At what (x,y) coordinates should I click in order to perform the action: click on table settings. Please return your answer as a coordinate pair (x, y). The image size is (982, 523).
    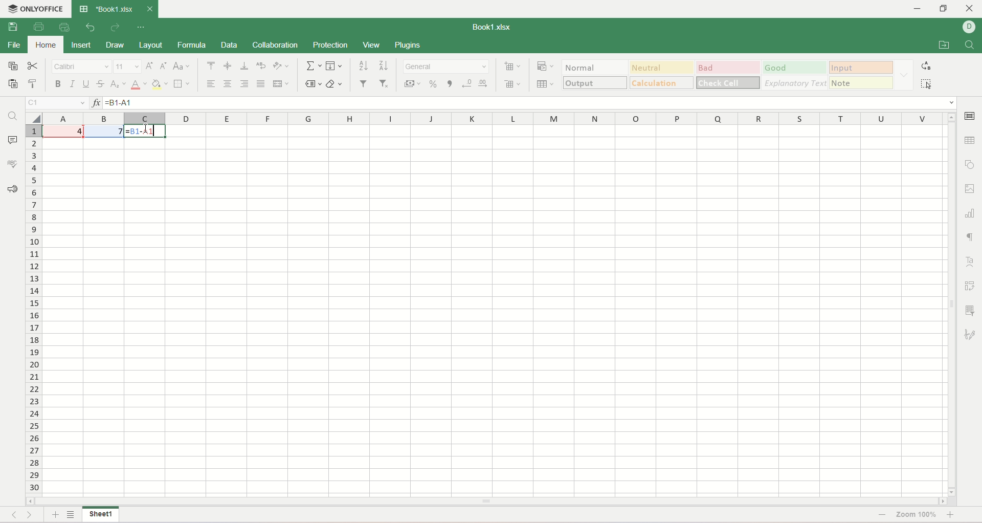
    Looking at the image, I should click on (970, 143).